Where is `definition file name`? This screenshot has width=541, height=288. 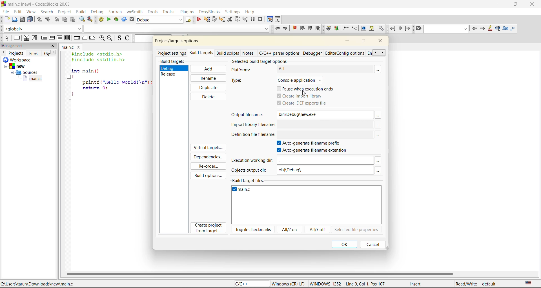
definition file name is located at coordinates (252, 136).